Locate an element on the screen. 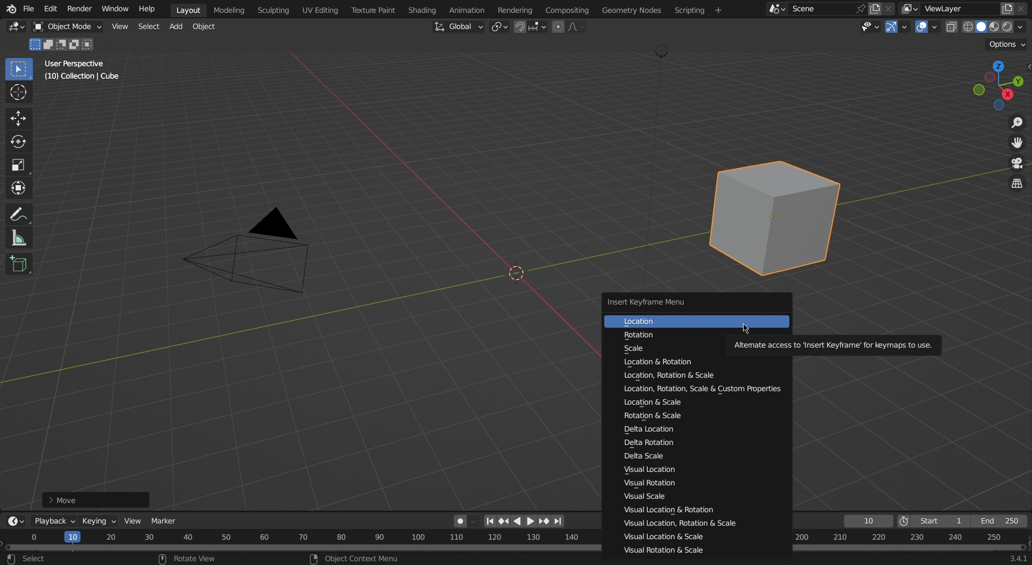 The image size is (1032, 565). Object is located at coordinates (71, 27).